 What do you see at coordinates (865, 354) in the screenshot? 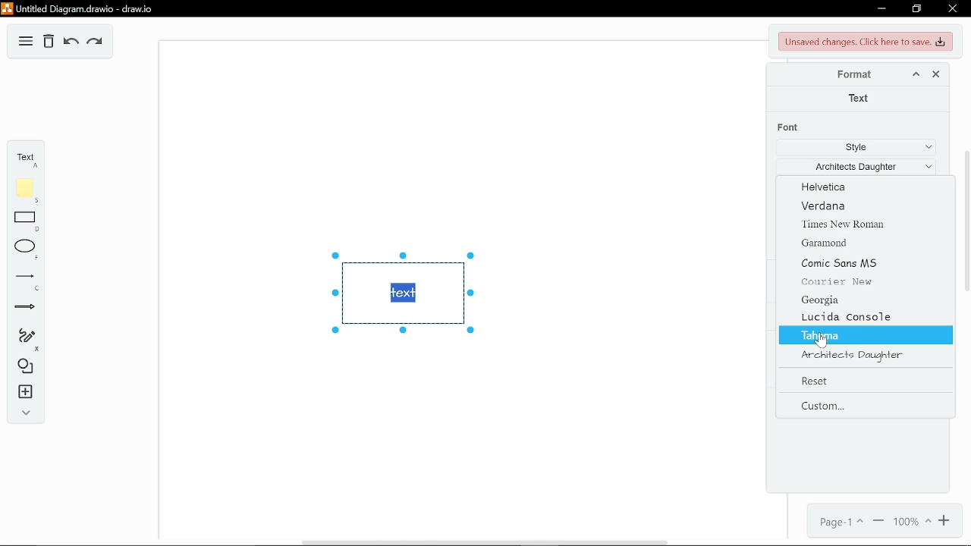
I see `architects daughter` at bounding box center [865, 354].